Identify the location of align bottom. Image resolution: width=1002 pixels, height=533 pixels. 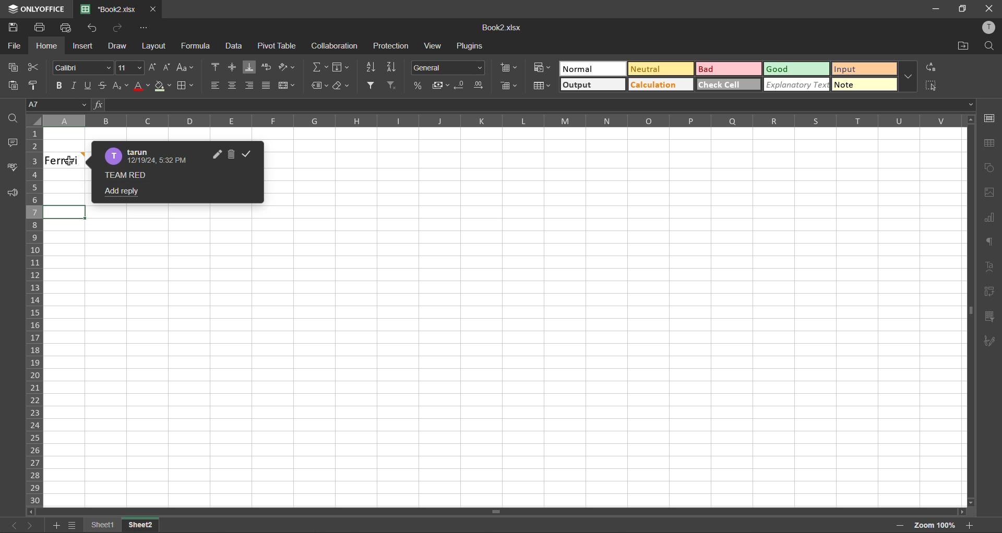
(250, 68).